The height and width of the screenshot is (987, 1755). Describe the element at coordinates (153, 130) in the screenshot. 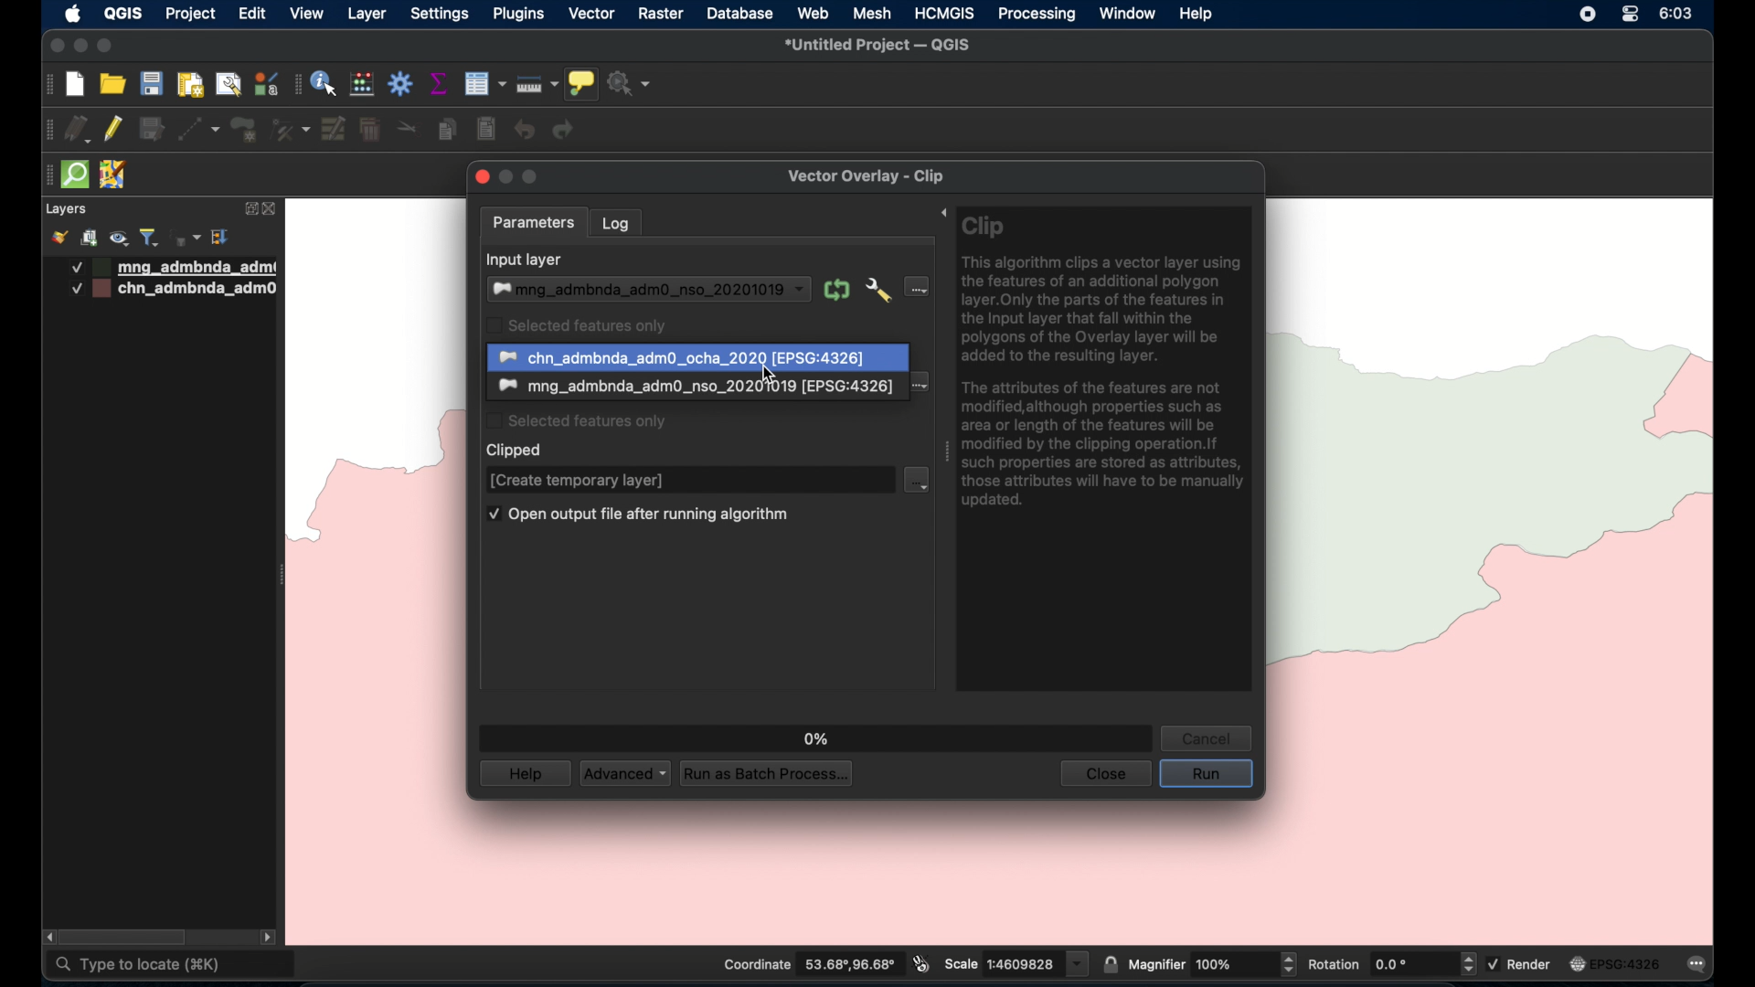

I see `save edits` at that location.